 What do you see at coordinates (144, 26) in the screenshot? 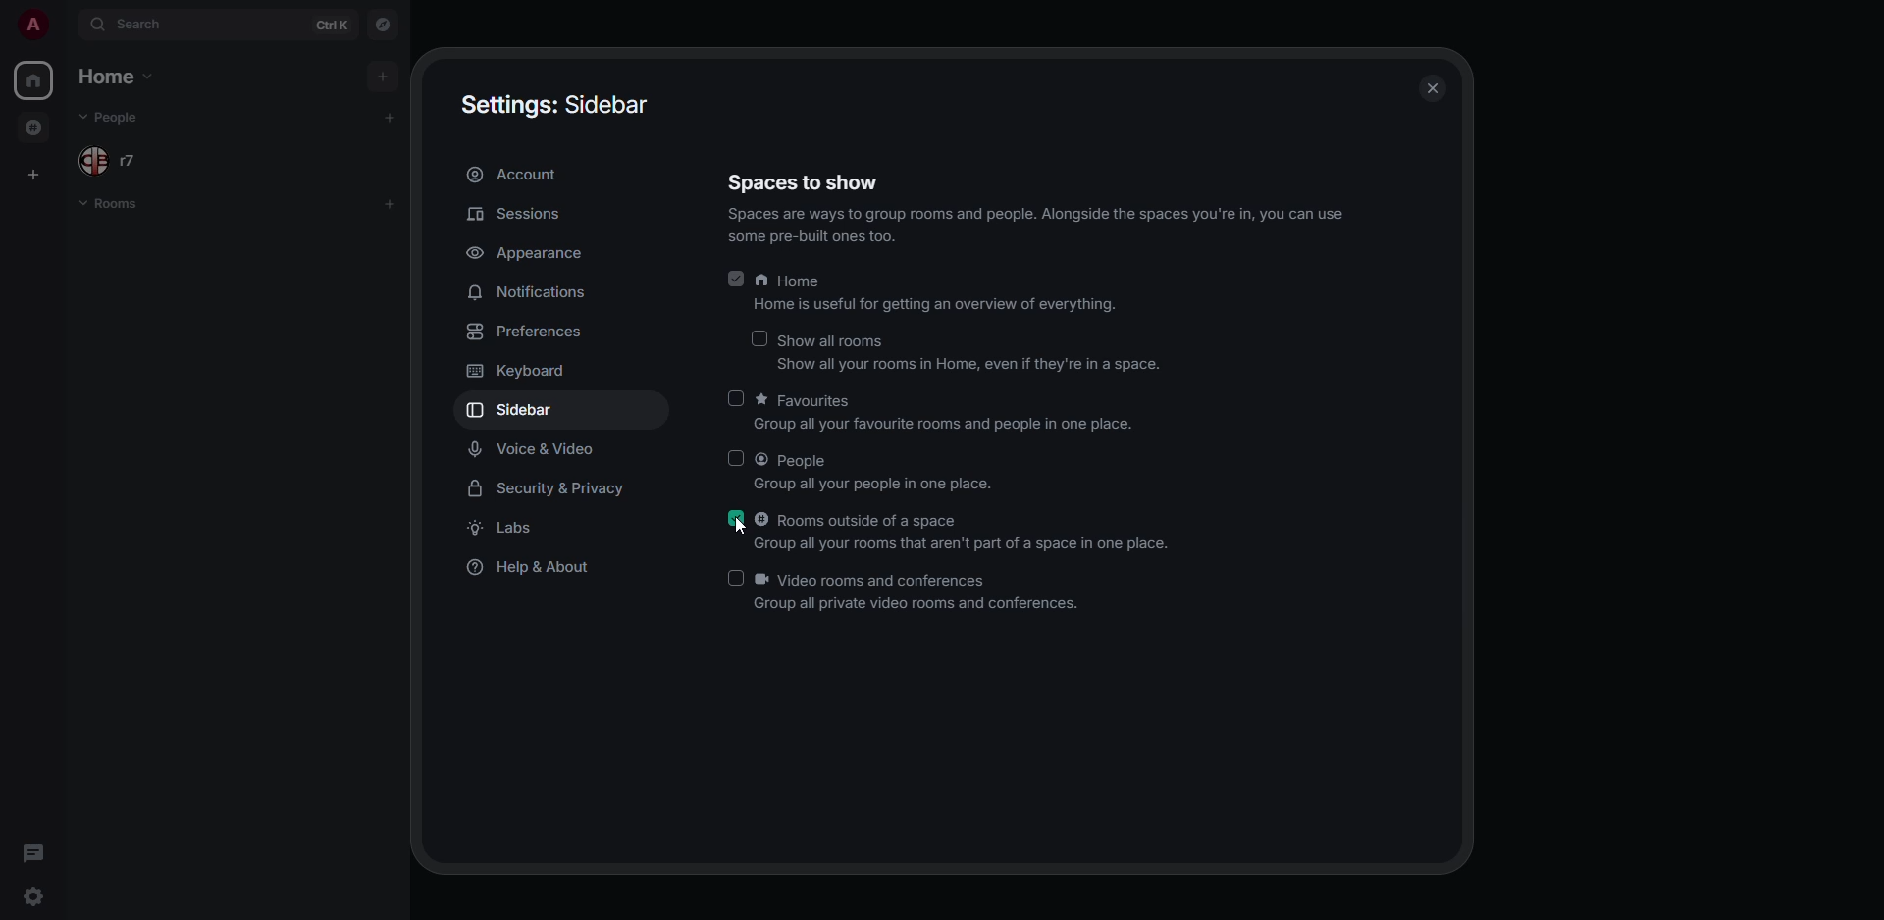
I see `search` at bounding box center [144, 26].